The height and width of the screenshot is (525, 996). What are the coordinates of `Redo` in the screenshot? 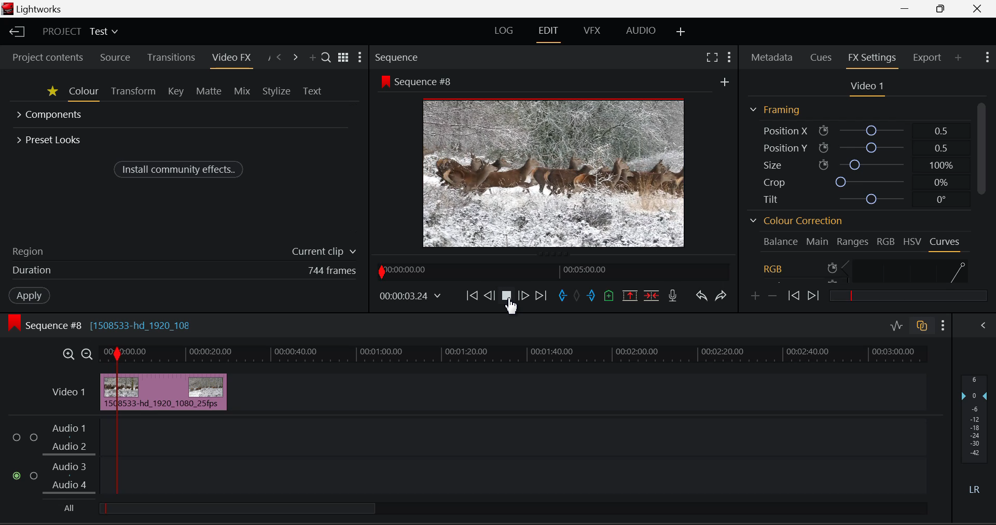 It's located at (720, 296).